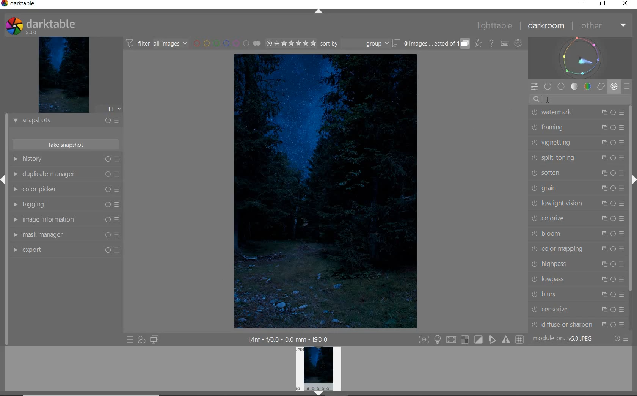  Describe the element at coordinates (633, 239) in the screenshot. I see `Scrollbar` at that location.